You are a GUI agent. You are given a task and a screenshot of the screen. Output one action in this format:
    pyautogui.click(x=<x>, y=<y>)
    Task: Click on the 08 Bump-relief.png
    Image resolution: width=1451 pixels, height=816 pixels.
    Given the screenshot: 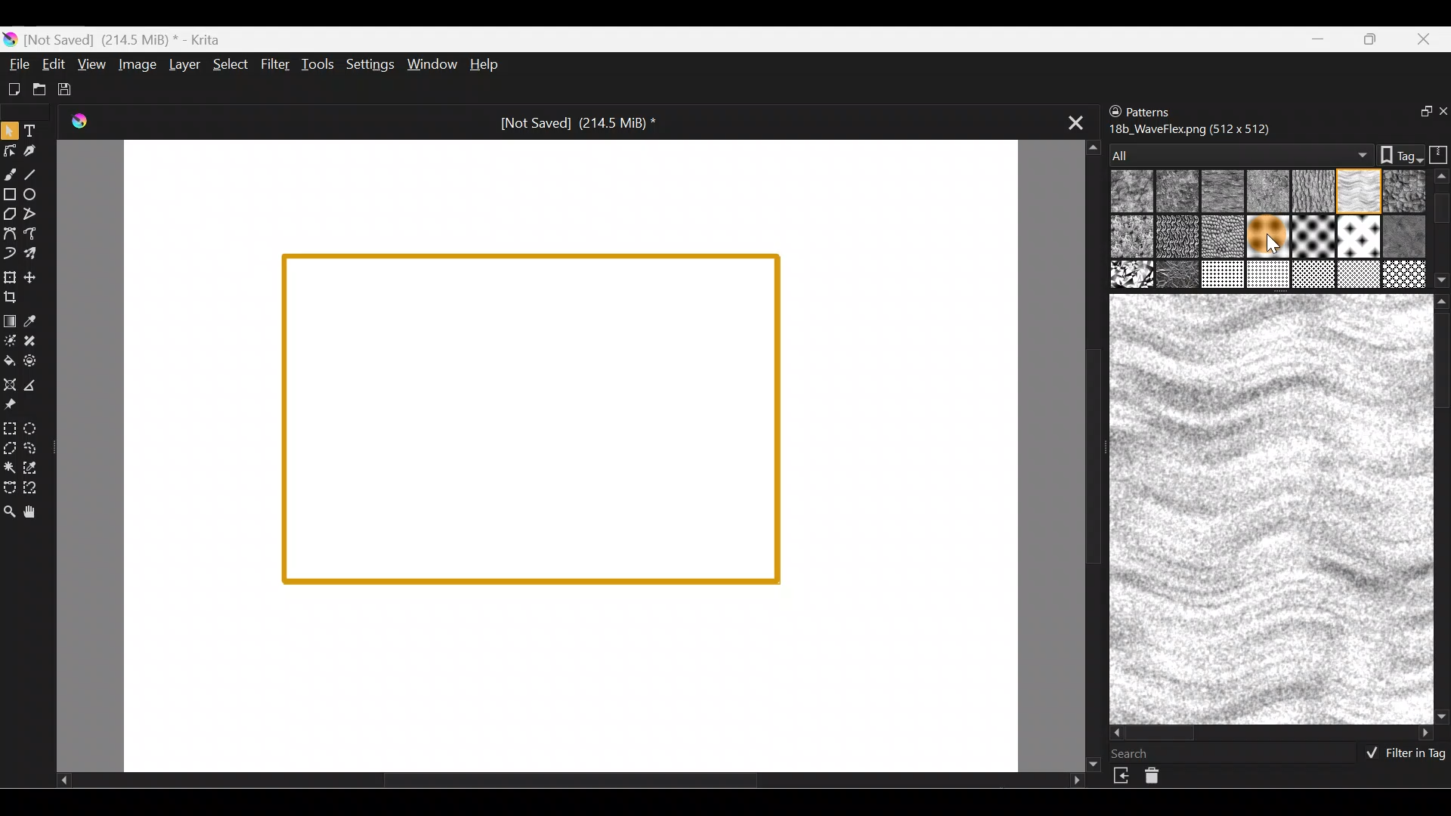 What is the action you would take?
    pyautogui.click(x=1134, y=238)
    